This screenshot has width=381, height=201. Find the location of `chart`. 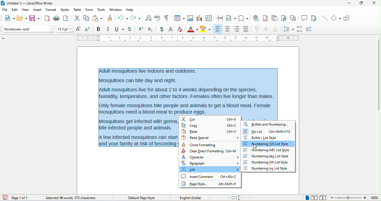

chart is located at coordinates (199, 18).